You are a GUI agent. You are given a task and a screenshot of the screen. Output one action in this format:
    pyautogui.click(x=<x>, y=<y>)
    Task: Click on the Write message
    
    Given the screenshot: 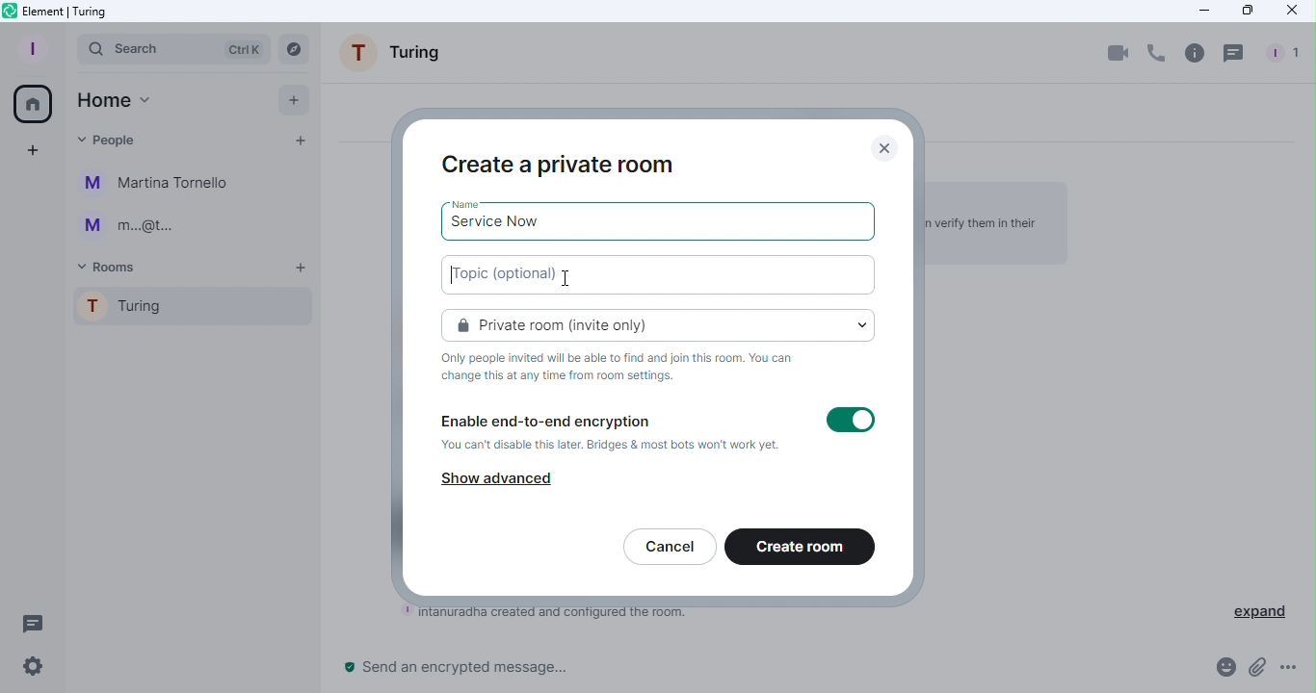 What is the action you would take?
    pyautogui.click(x=764, y=671)
    